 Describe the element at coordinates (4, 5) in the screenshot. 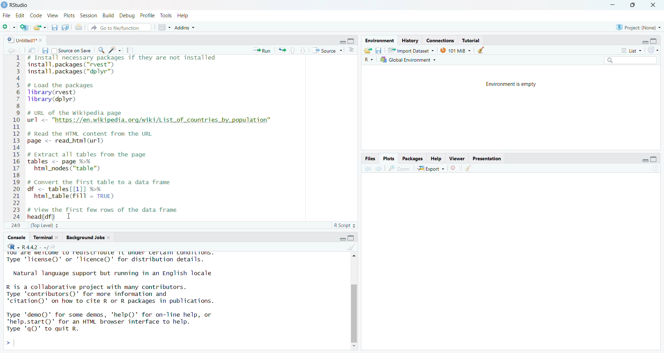

I see `logo` at that location.